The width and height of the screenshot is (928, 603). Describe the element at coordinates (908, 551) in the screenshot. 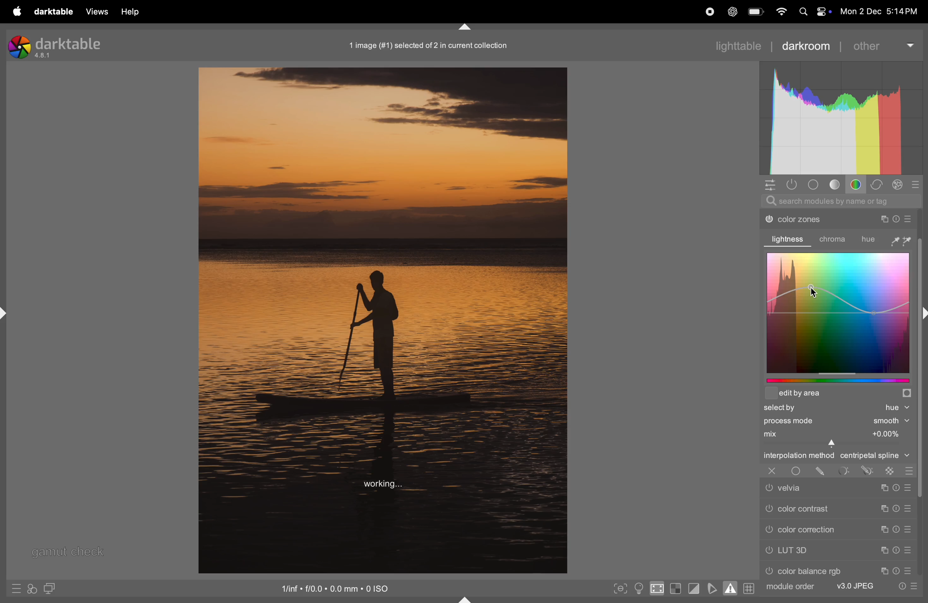

I see `preset` at that location.